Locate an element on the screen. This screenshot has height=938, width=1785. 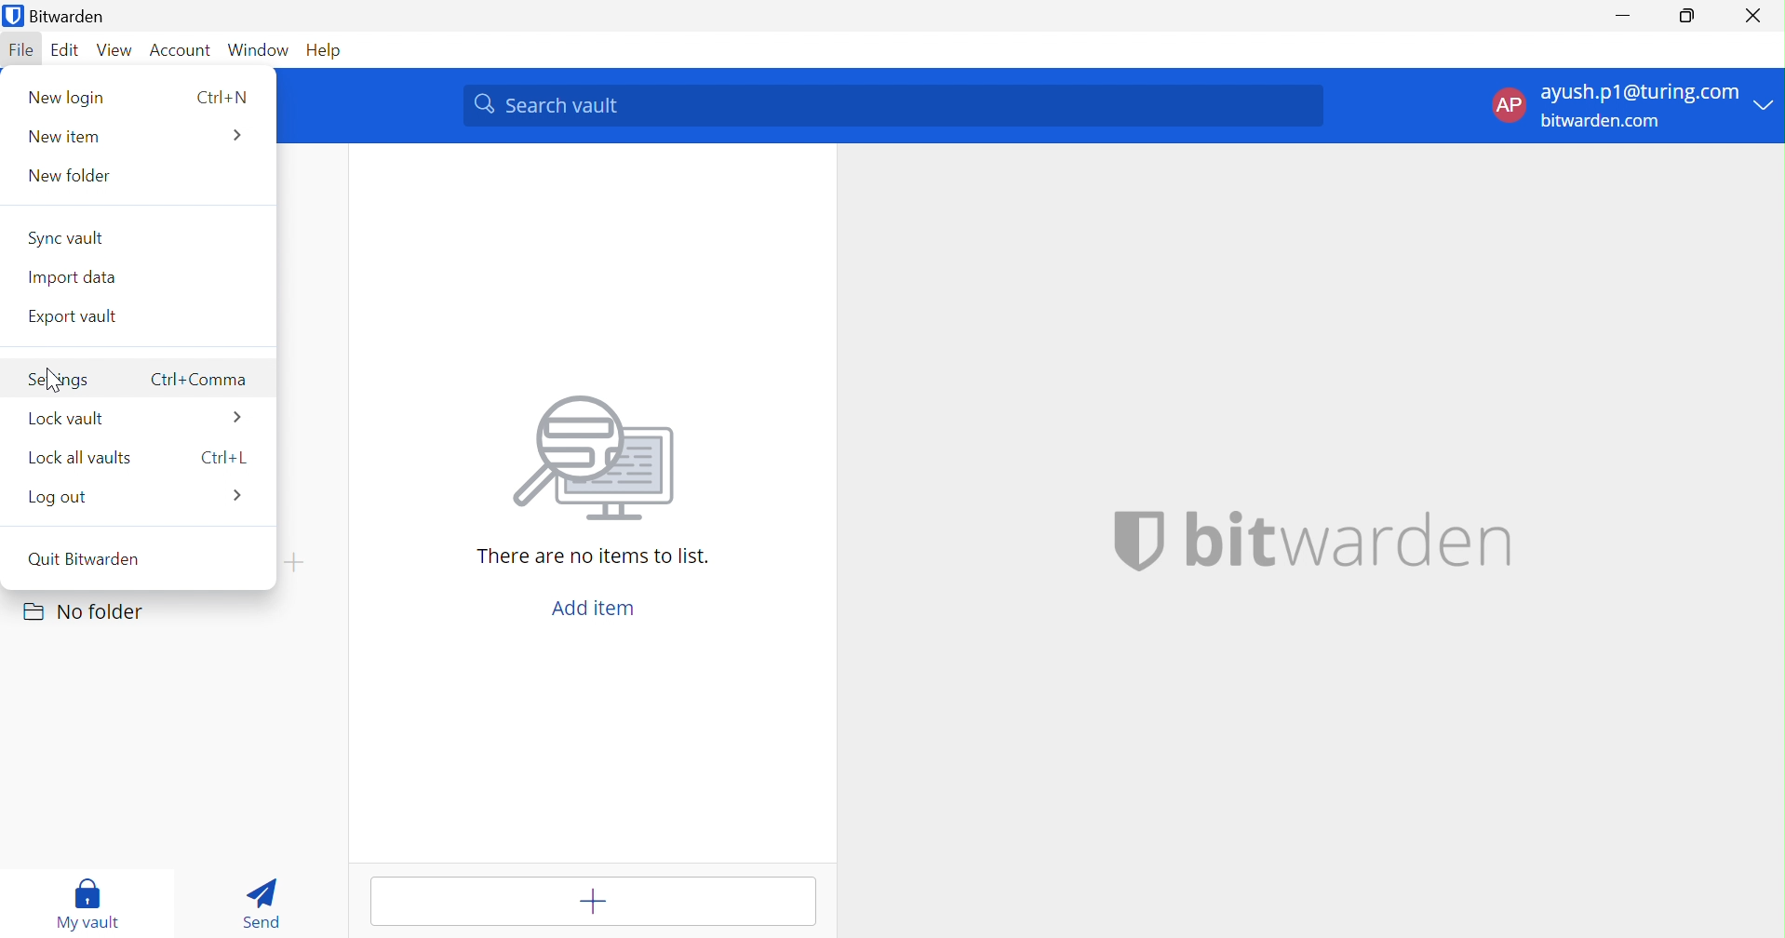
Import data is located at coordinates (72, 276).